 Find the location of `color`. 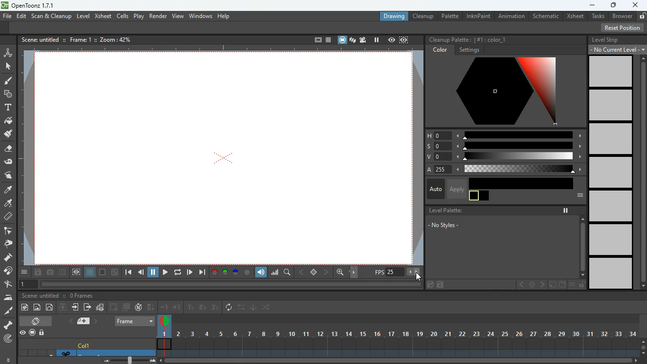

color is located at coordinates (440, 50).